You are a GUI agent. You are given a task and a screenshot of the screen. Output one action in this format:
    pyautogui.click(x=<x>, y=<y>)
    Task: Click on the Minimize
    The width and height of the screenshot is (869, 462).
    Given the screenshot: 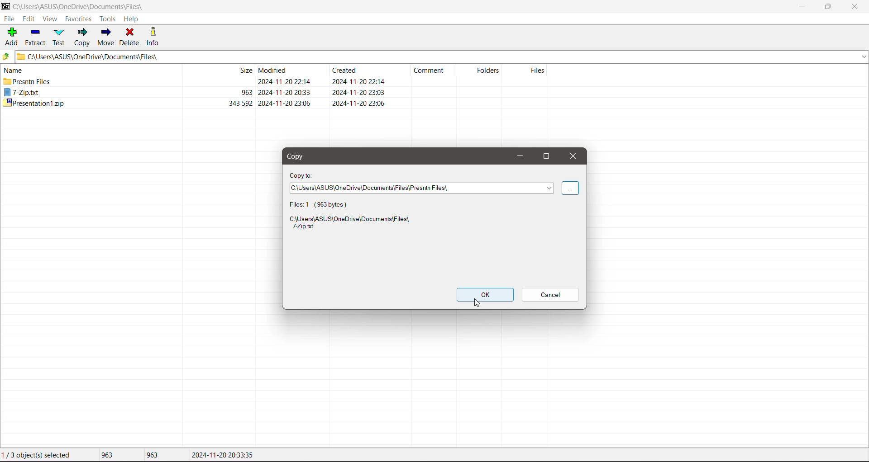 What is the action you would take?
    pyautogui.click(x=801, y=6)
    